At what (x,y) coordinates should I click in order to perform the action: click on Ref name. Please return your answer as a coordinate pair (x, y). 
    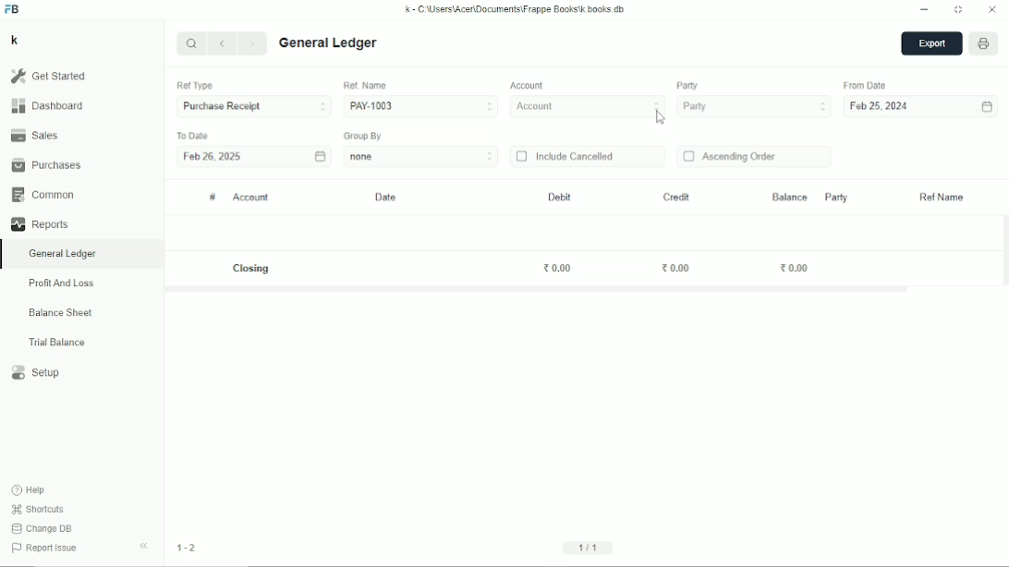
    Looking at the image, I should click on (942, 198).